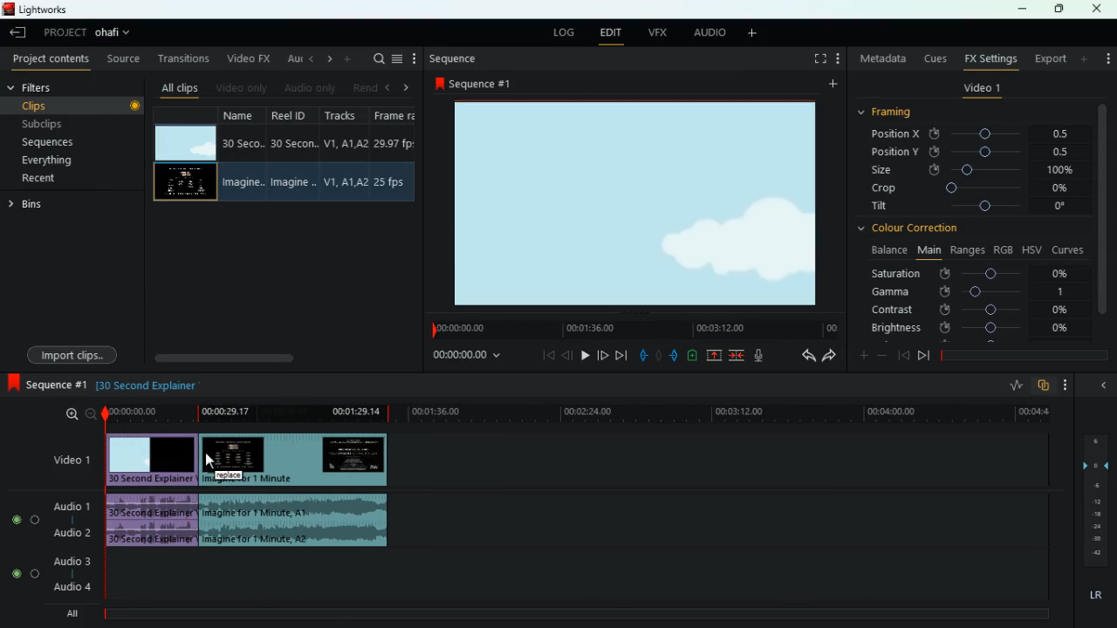  I want to click on audio only, so click(309, 89).